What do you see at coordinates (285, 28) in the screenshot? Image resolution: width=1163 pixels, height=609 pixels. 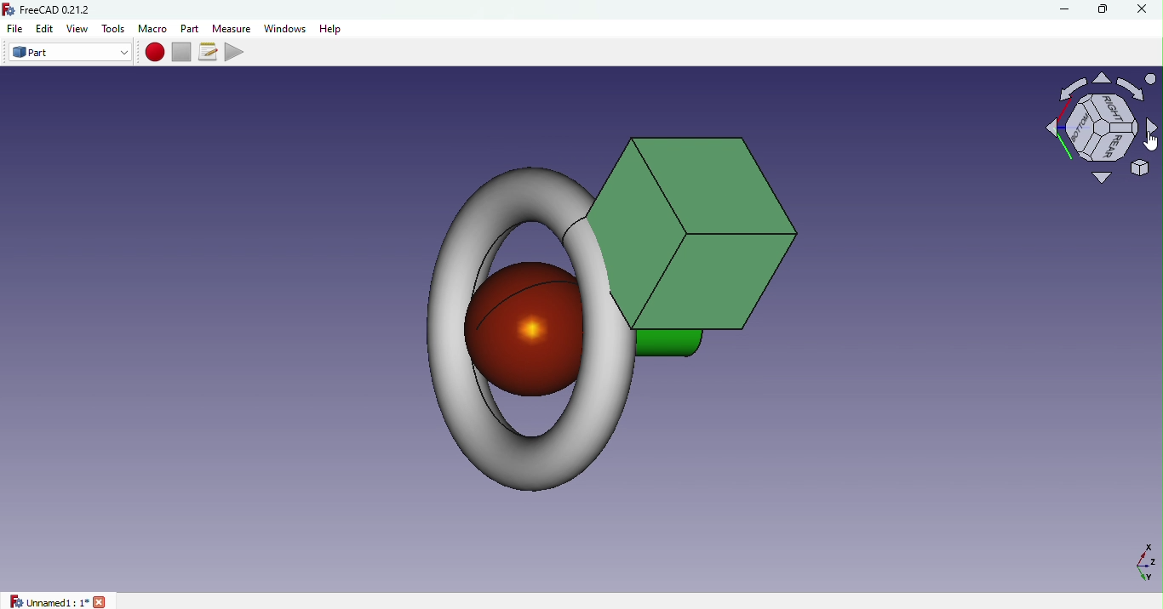 I see `Windows` at bounding box center [285, 28].